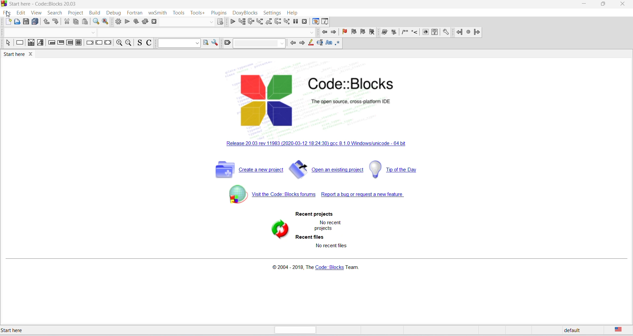 Image resolution: width=633 pixels, height=336 pixels. What do you see at coordinates (324, 32) in the screenshot?
I see `previous` at bounding box center [324, 32].